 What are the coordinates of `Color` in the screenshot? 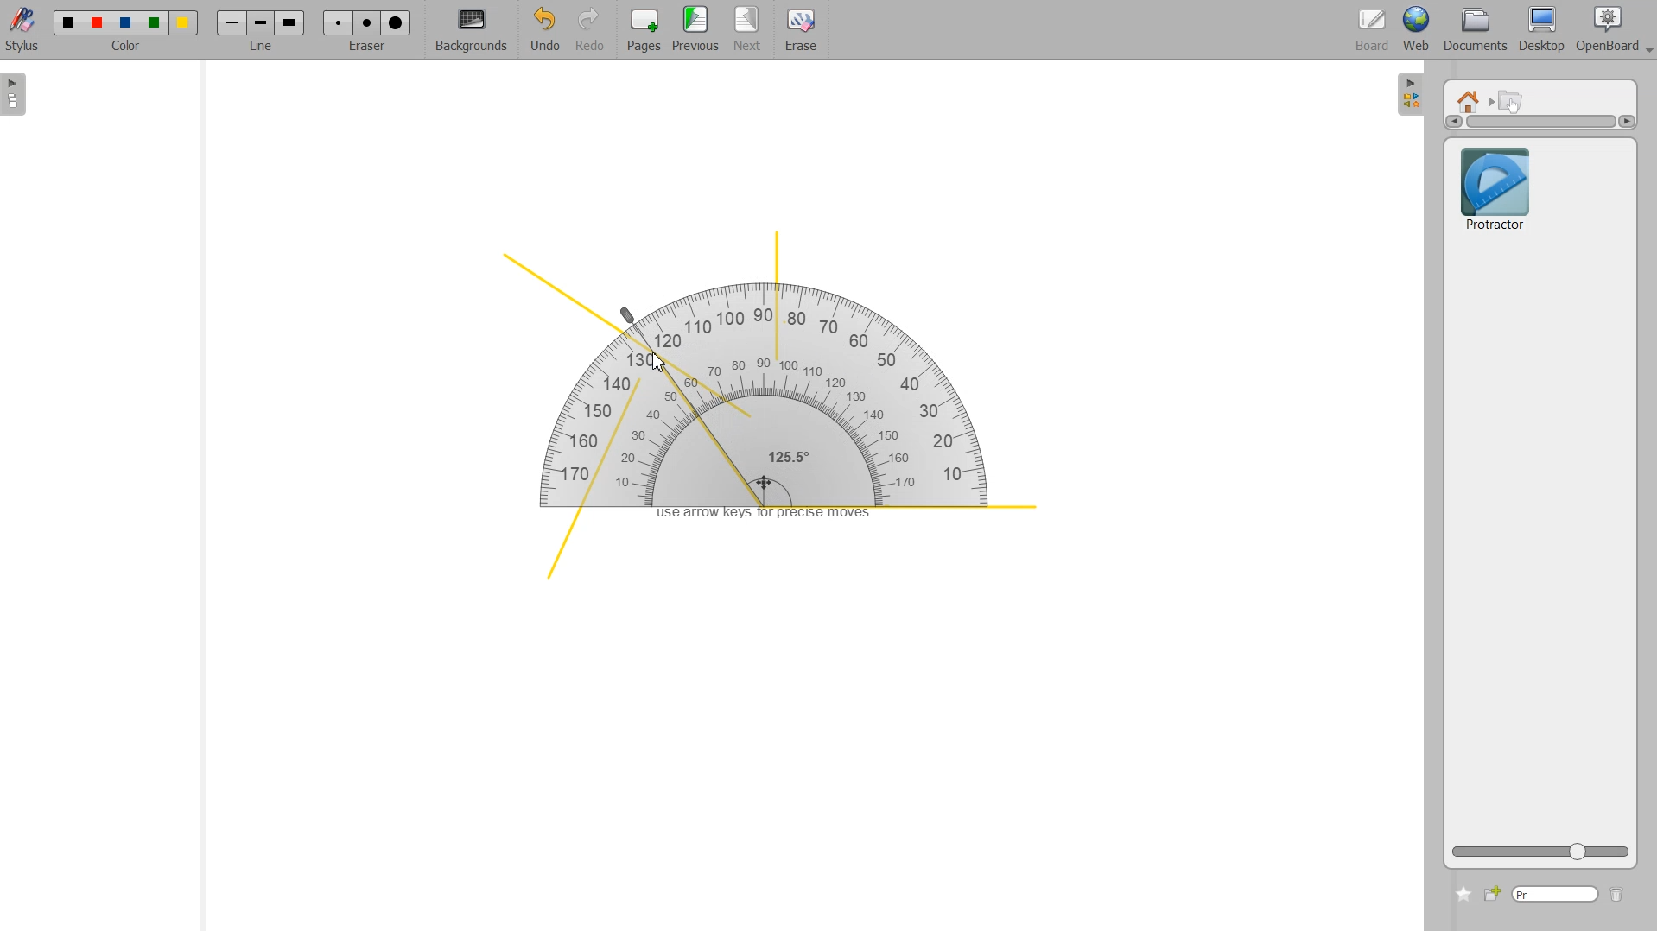 It's located at (130, 17).